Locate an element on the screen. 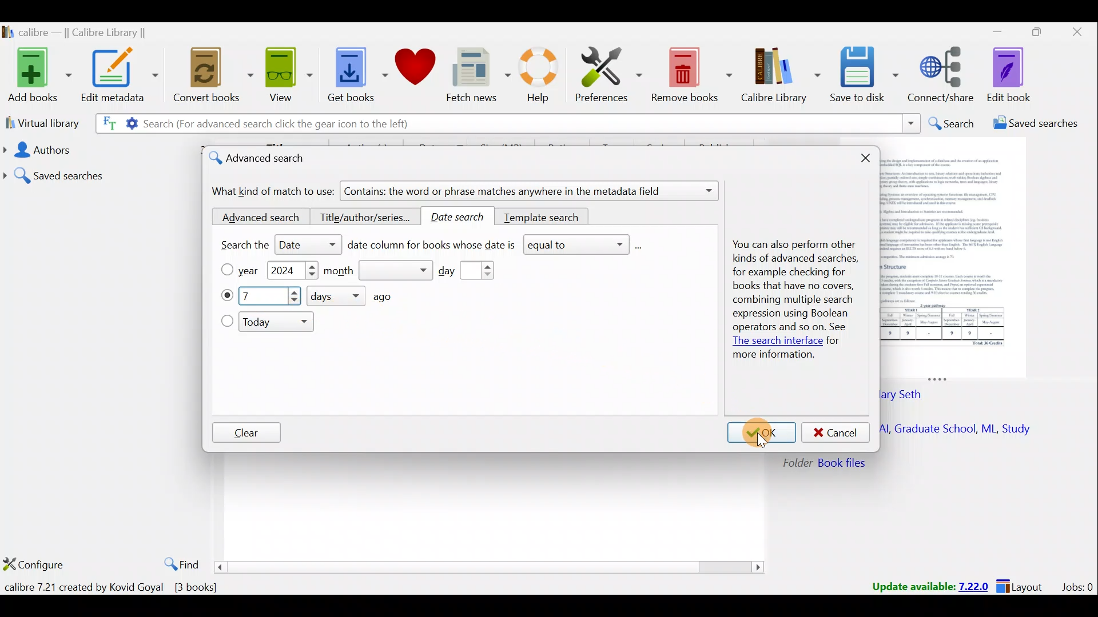 The height and width of the screenshot is (617, 1098). Today is located at coordinates (279, 323).